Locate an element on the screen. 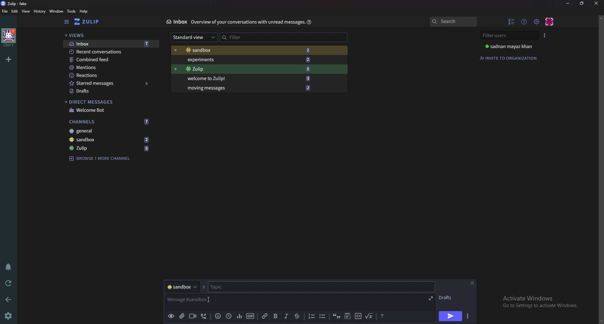 The width and height of the screenshot is (604, 324). Channels is located at coordinates (110, 121).